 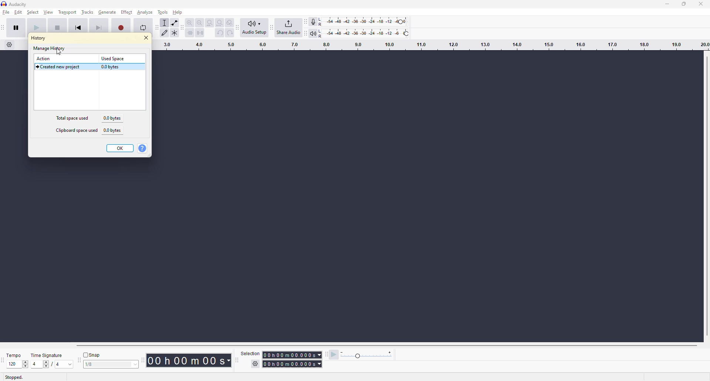 What do you see at coordinates (59, 52) in the screenshot?
I see `cursor` at bounding box center [59, 52].